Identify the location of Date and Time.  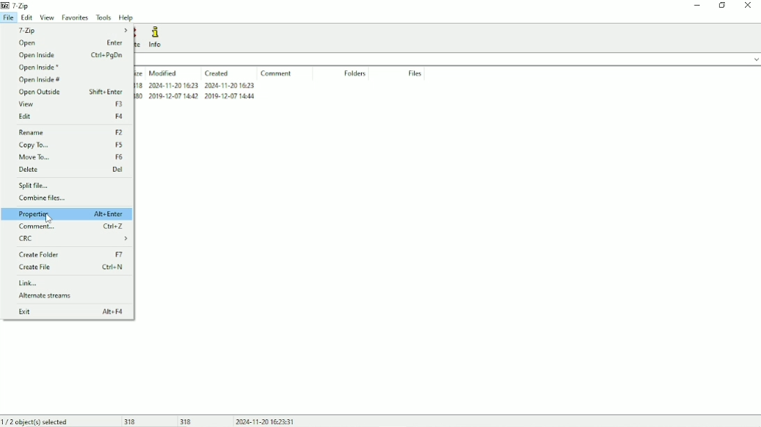
(268, 421).